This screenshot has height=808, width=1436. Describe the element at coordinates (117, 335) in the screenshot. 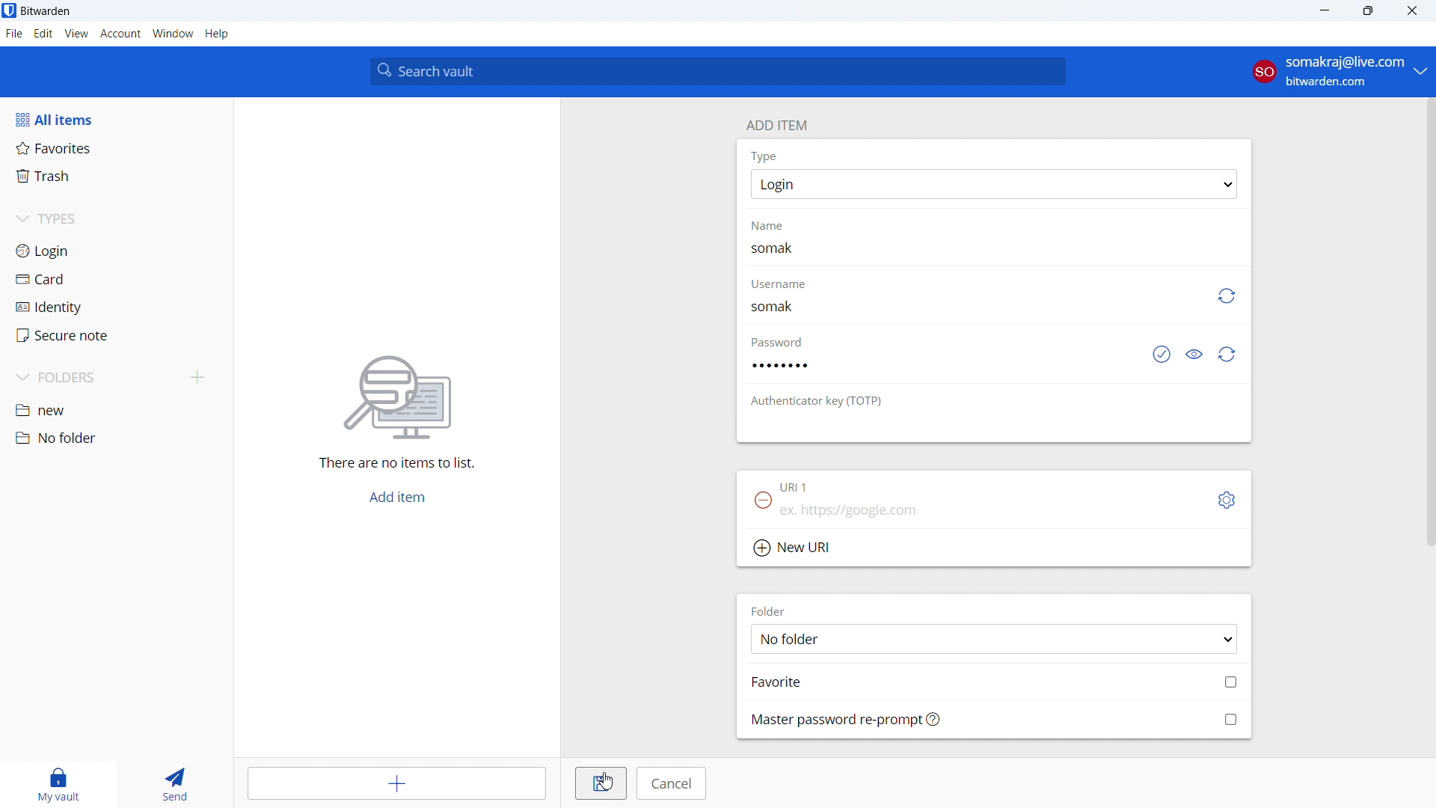

I see `secure note` at that location.